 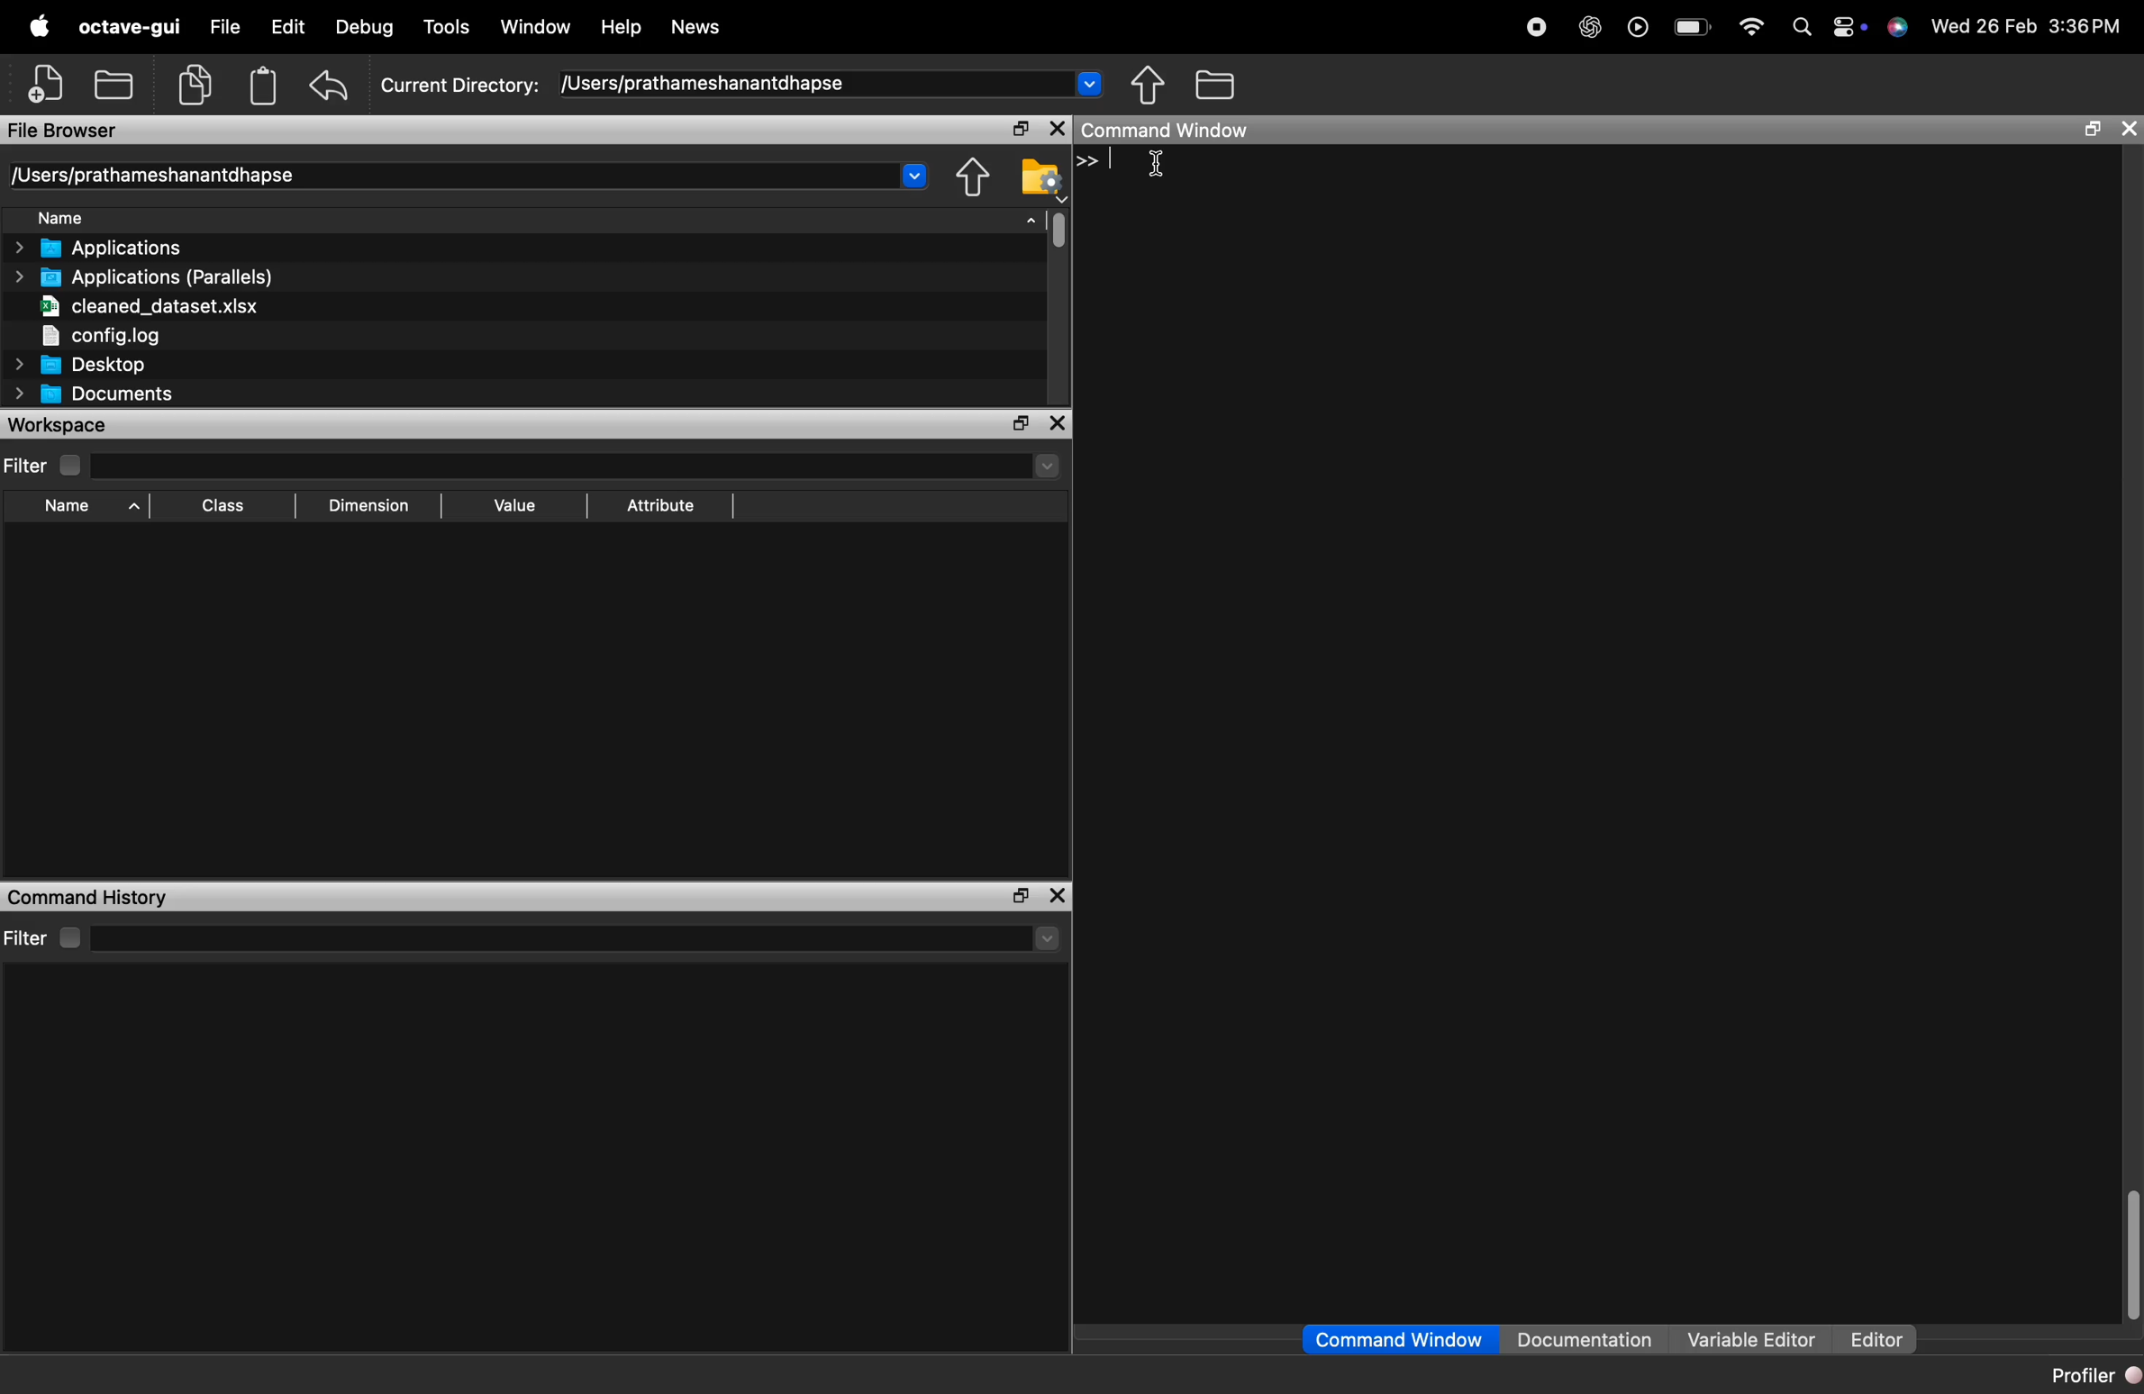 What do you see at coordinates (132, 247) in the screenshot?
I see `> Applications` at bounding box center [132, 247].